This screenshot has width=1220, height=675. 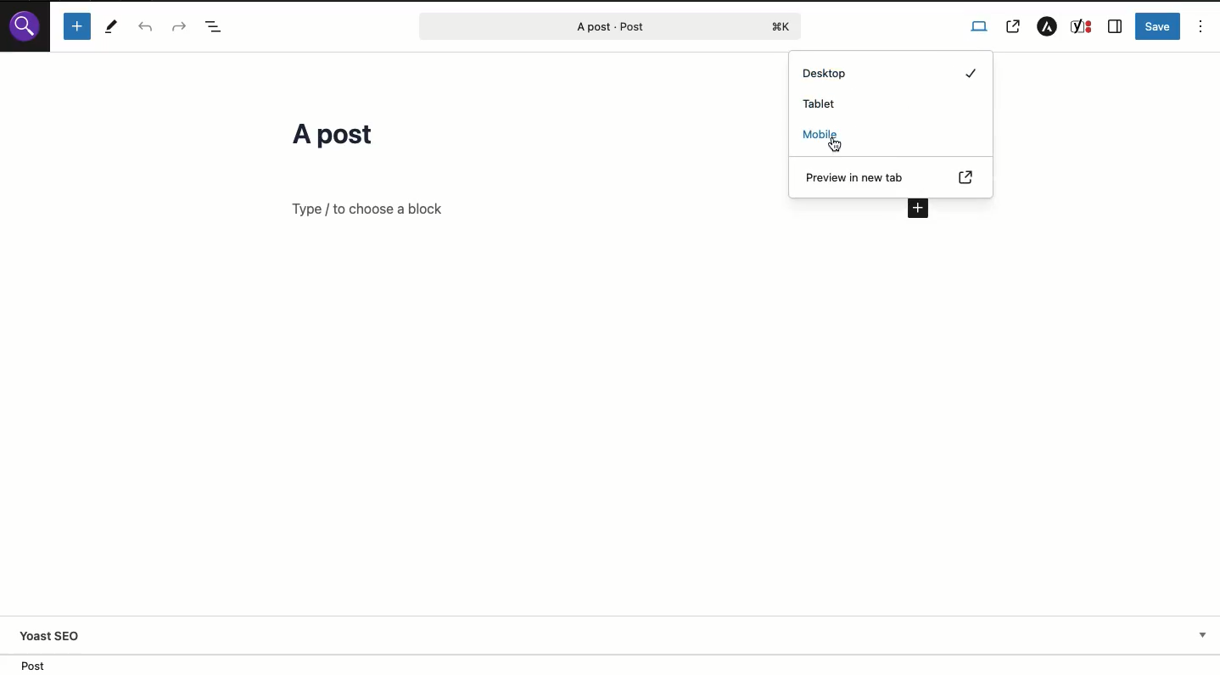 What do you see at coordinates (892, 74) in the screenshot?
I see `Desktop` at bounding box center [892, 74].